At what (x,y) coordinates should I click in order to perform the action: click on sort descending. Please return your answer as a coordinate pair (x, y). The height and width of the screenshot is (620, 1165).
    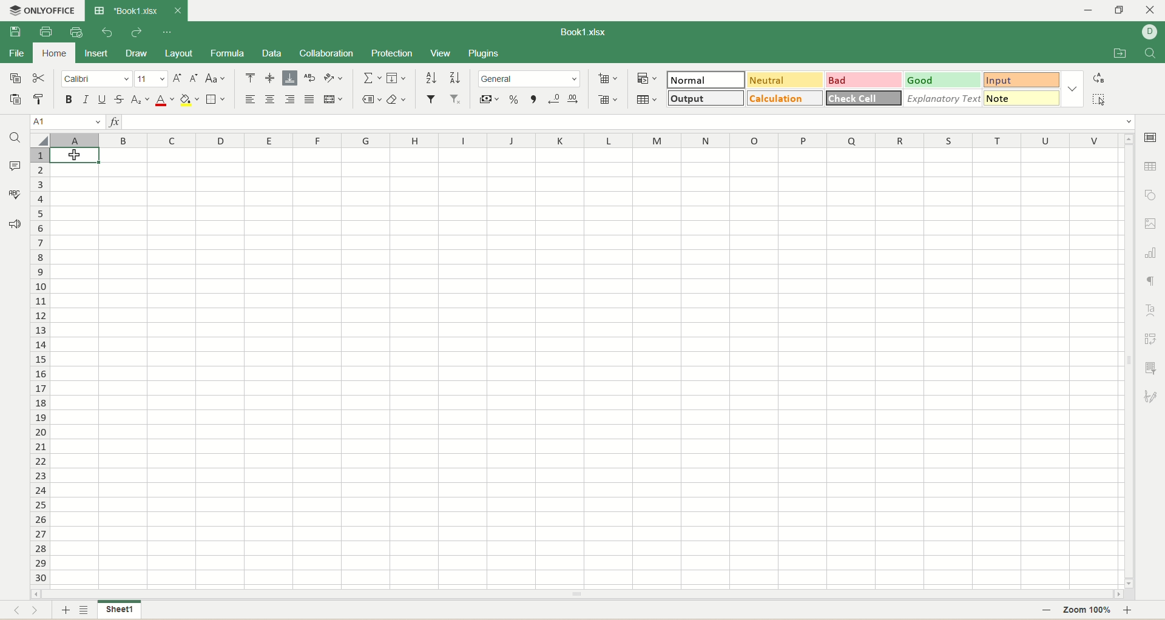
    Looking at the image, I should click on (454, 78).